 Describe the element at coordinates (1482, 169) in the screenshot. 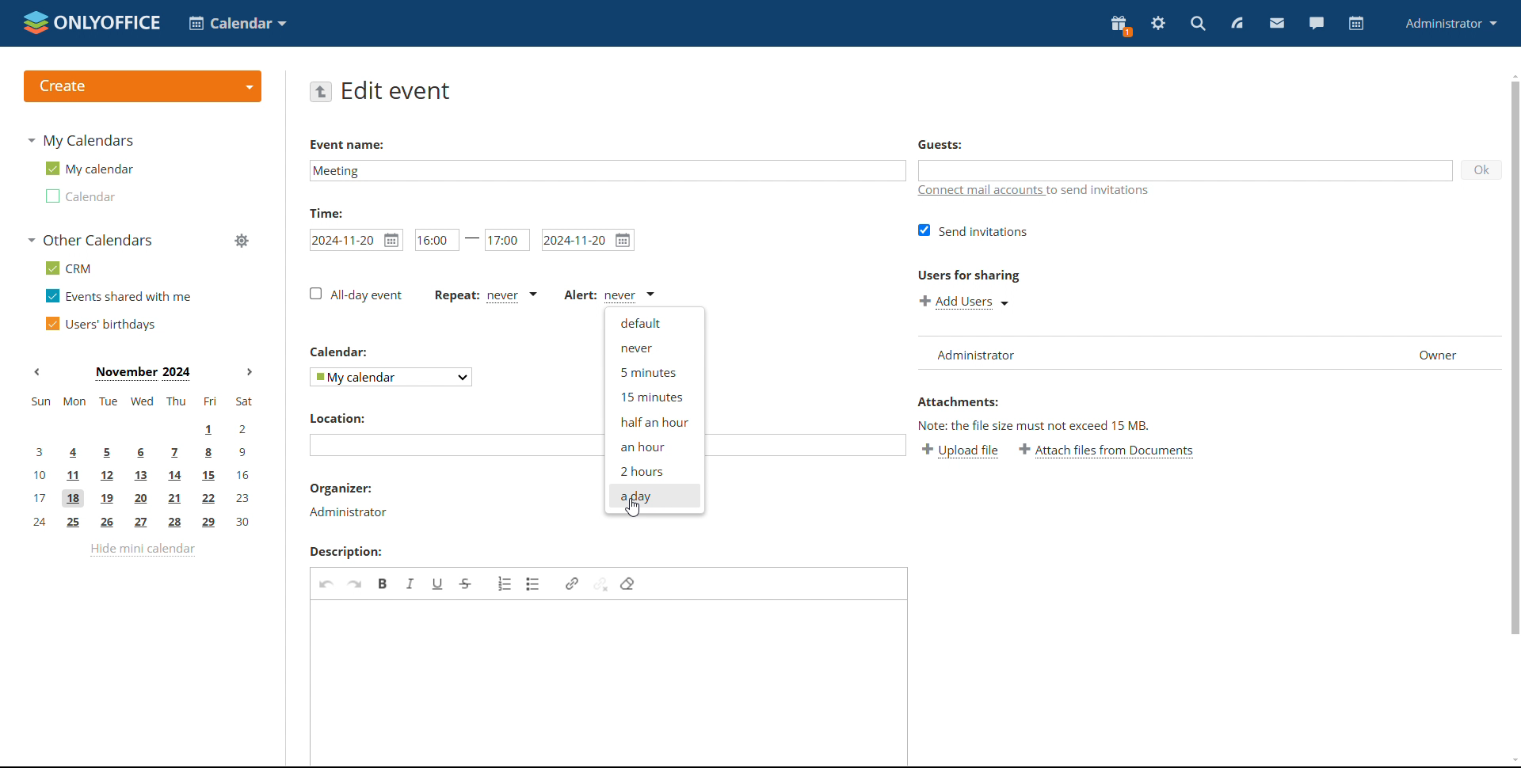

I see `ok` at that location.